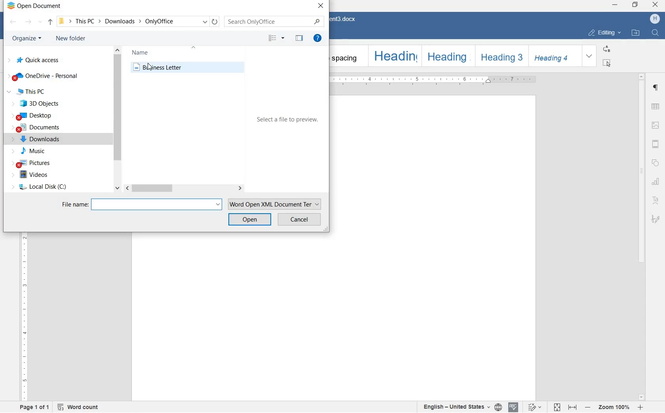 The width and height of the screenshot is (665, 413). Describe the element at coordinates (186, 189) in the screenshot. I see `scrollbar` at that location.